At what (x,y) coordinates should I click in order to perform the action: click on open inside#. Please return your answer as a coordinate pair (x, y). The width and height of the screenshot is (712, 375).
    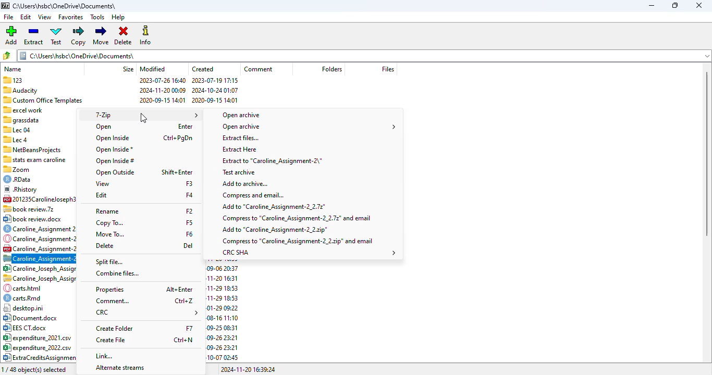
    Looking at the image, I should click on (114, 161).